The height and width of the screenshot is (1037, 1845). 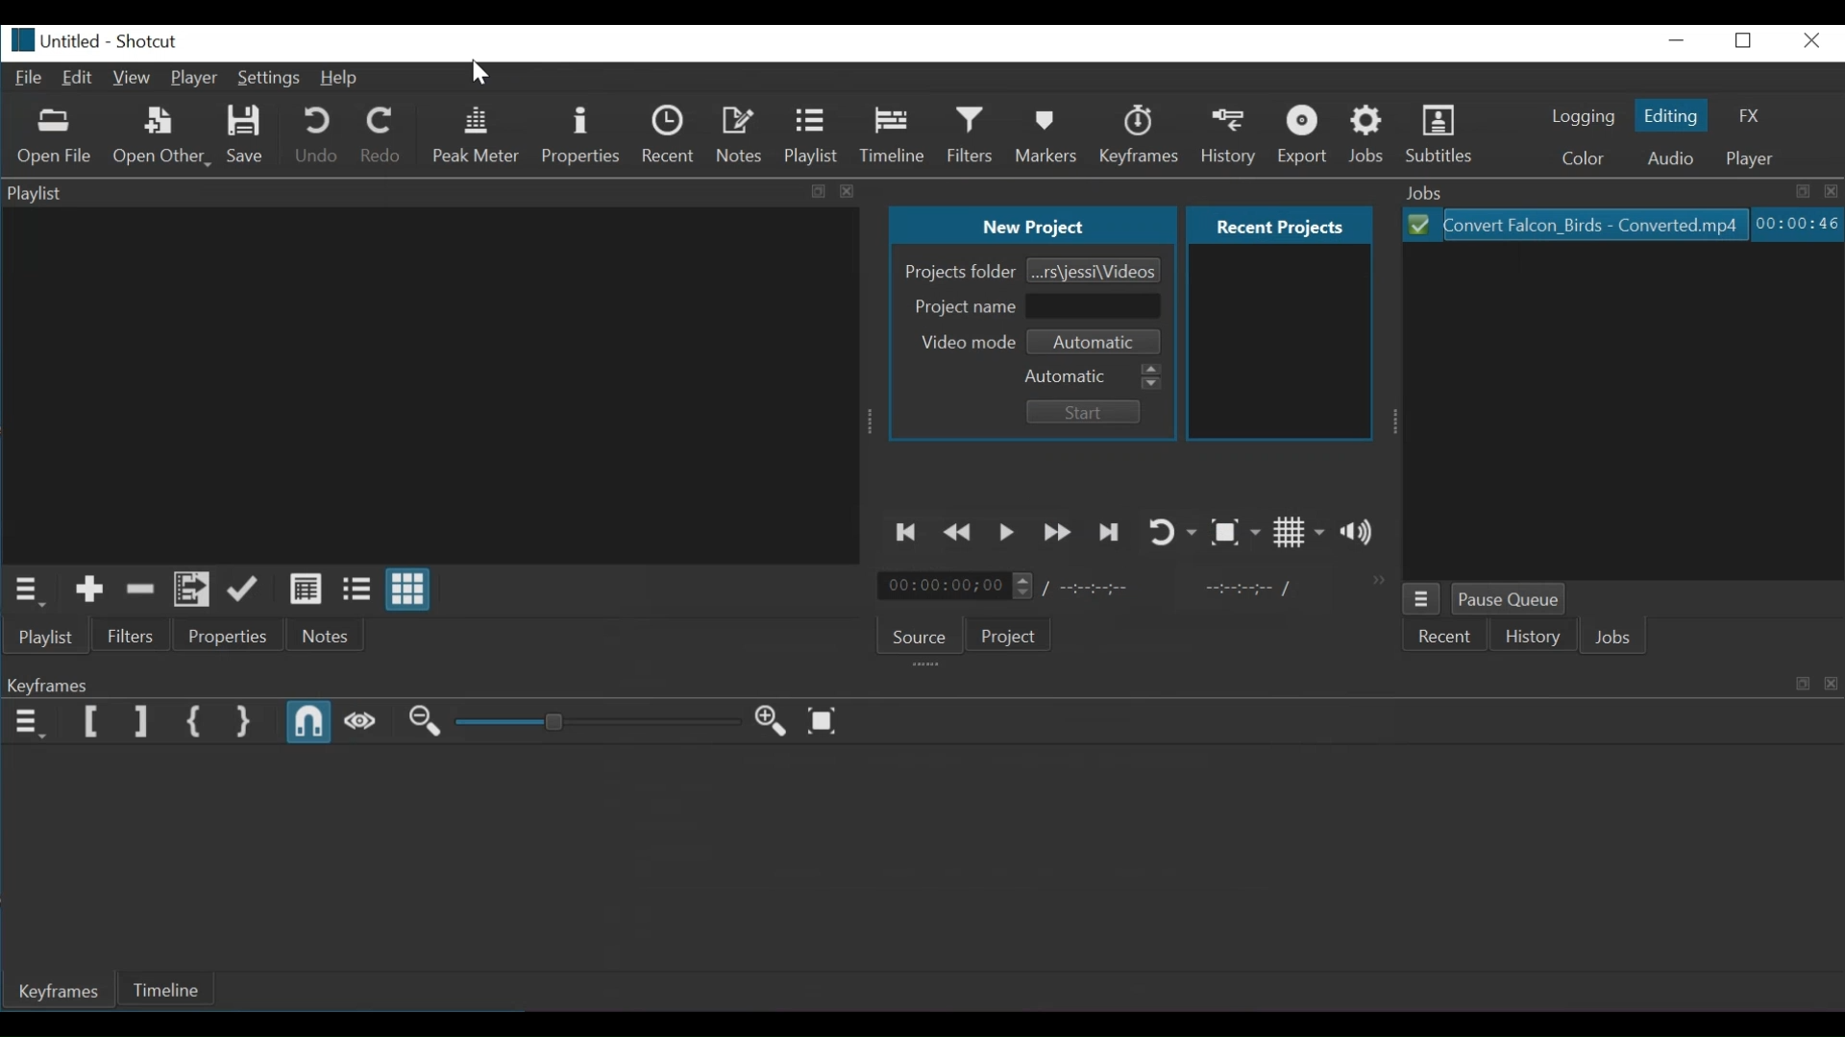 What do you see at coordinates (357, 590) in the screenshot?
I see `View as files` at bounding box center [357, 590].